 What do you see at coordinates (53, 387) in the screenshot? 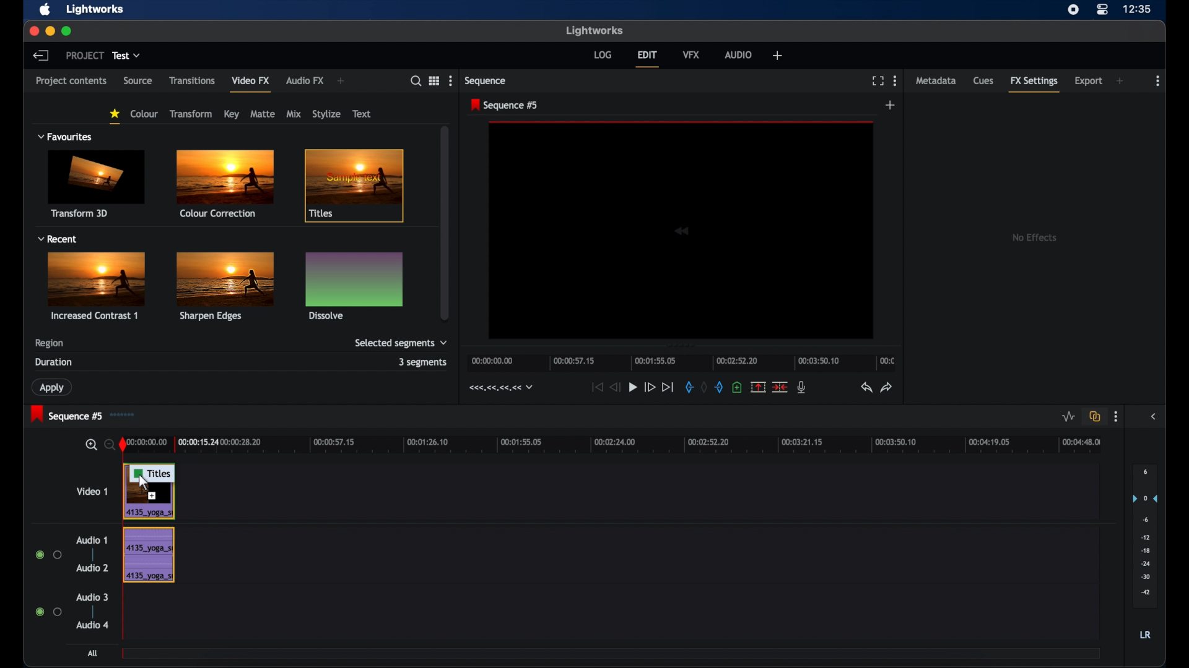
I see `apply` at bounding box center [53, 387].